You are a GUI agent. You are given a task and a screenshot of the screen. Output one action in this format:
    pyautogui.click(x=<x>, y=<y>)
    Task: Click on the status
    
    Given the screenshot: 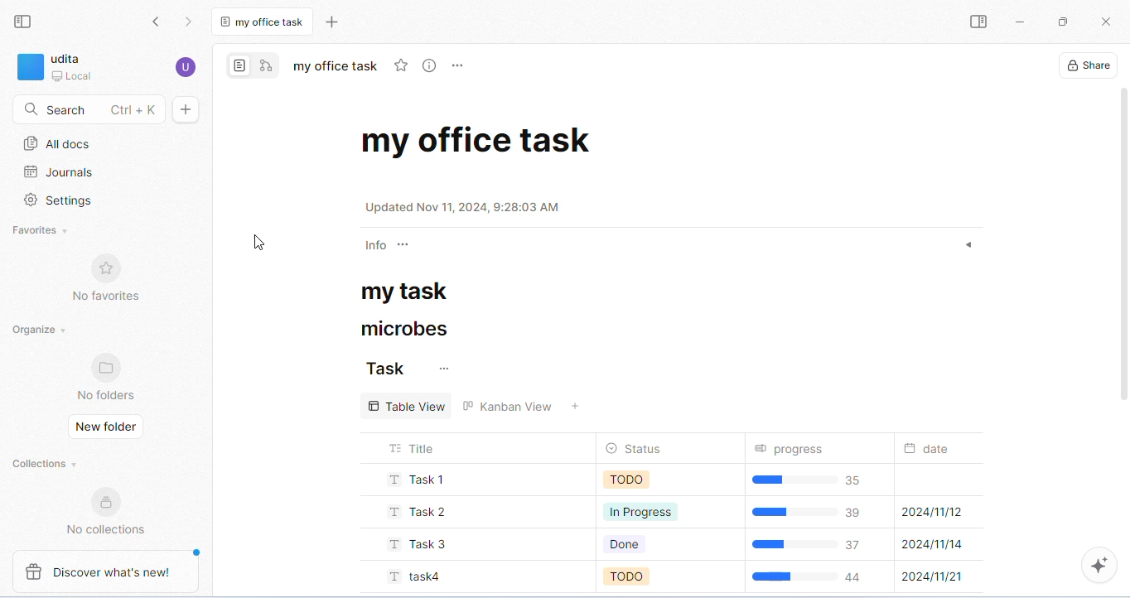 What is the action you would take?
    pyautogui.click(x=640, y=449)
    